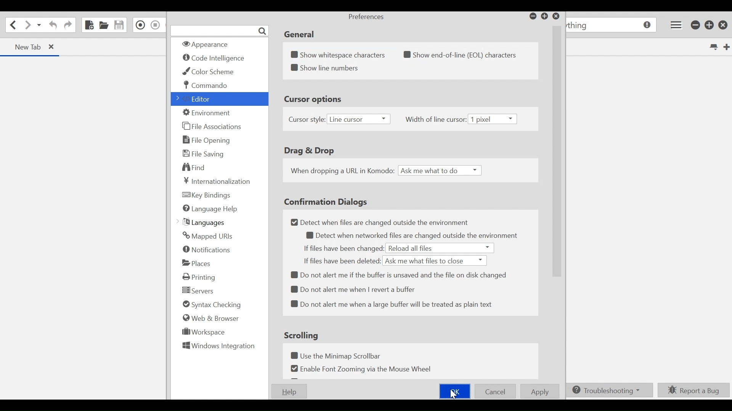 The image size is (732, 411). Describe the element at coordinates (532, 16) in the screenshot. I see `minimize` at that location.